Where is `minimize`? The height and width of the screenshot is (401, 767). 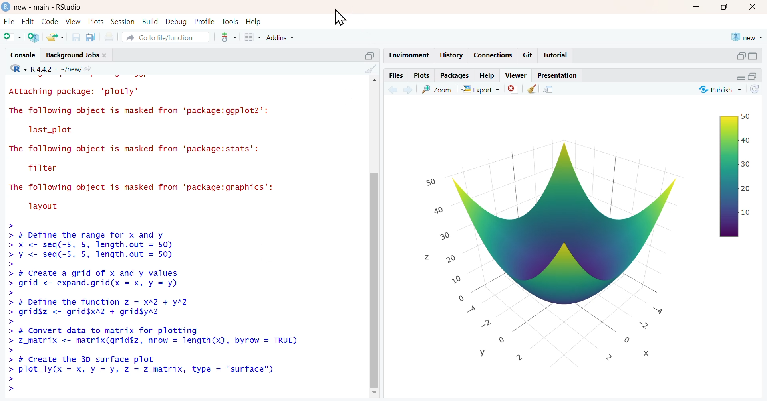 minimize is located at coordinates (697, 6).